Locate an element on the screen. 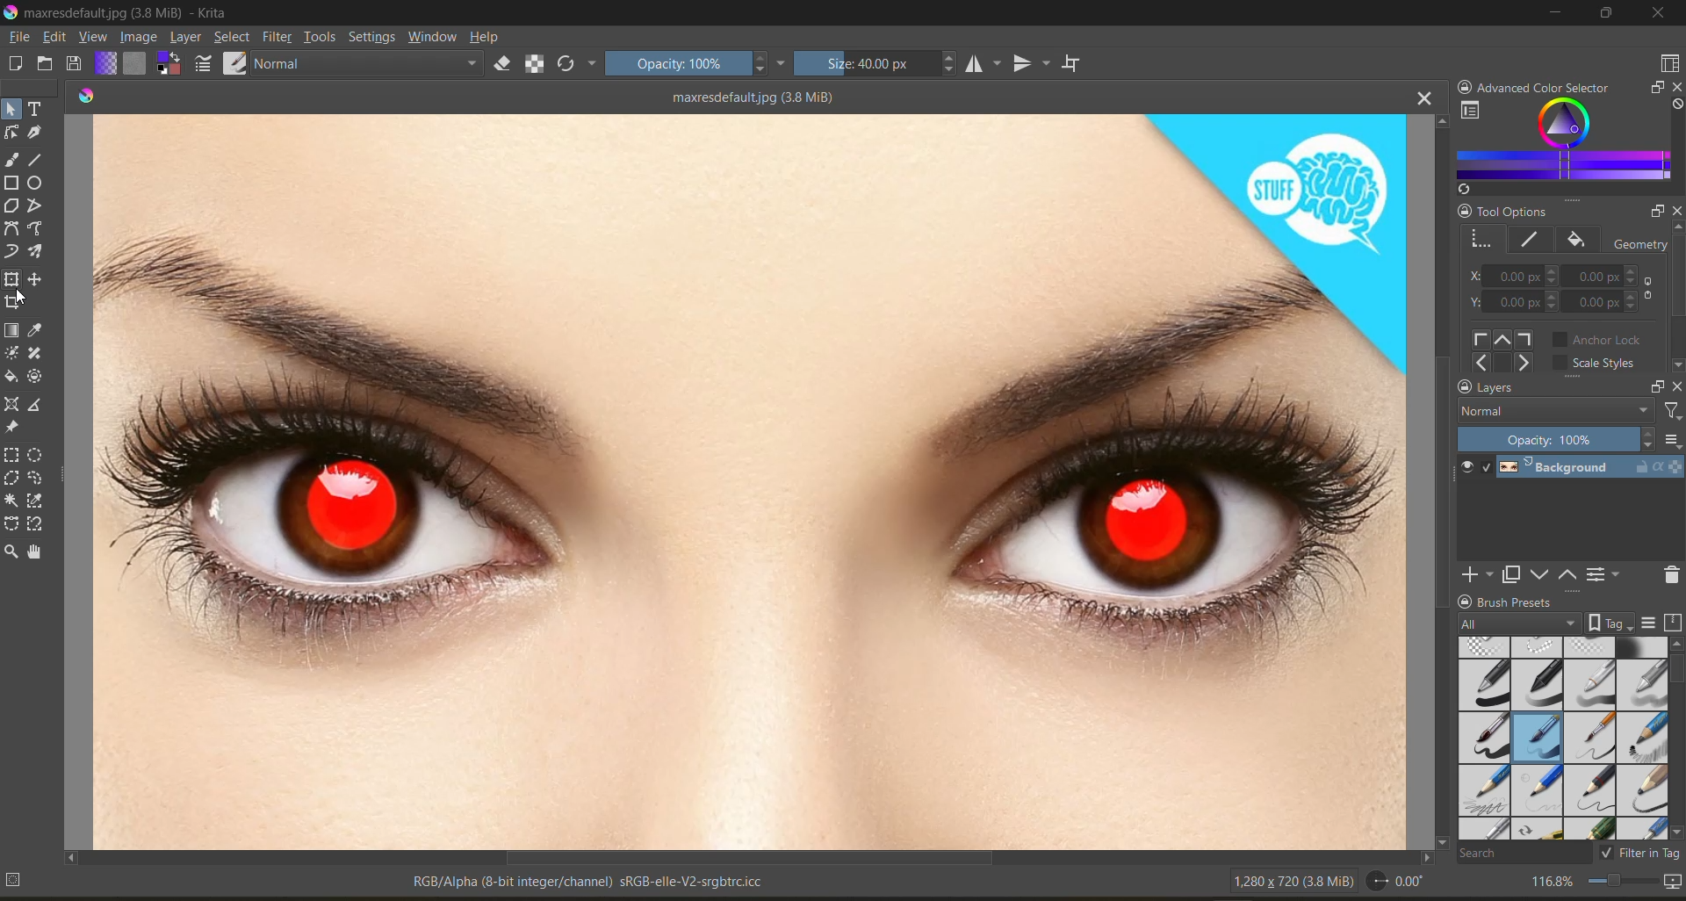 This screenshot has height=901, width=1686. maxresdefault.jpg (3.8 MiB) is located at coordinates (748, 96).